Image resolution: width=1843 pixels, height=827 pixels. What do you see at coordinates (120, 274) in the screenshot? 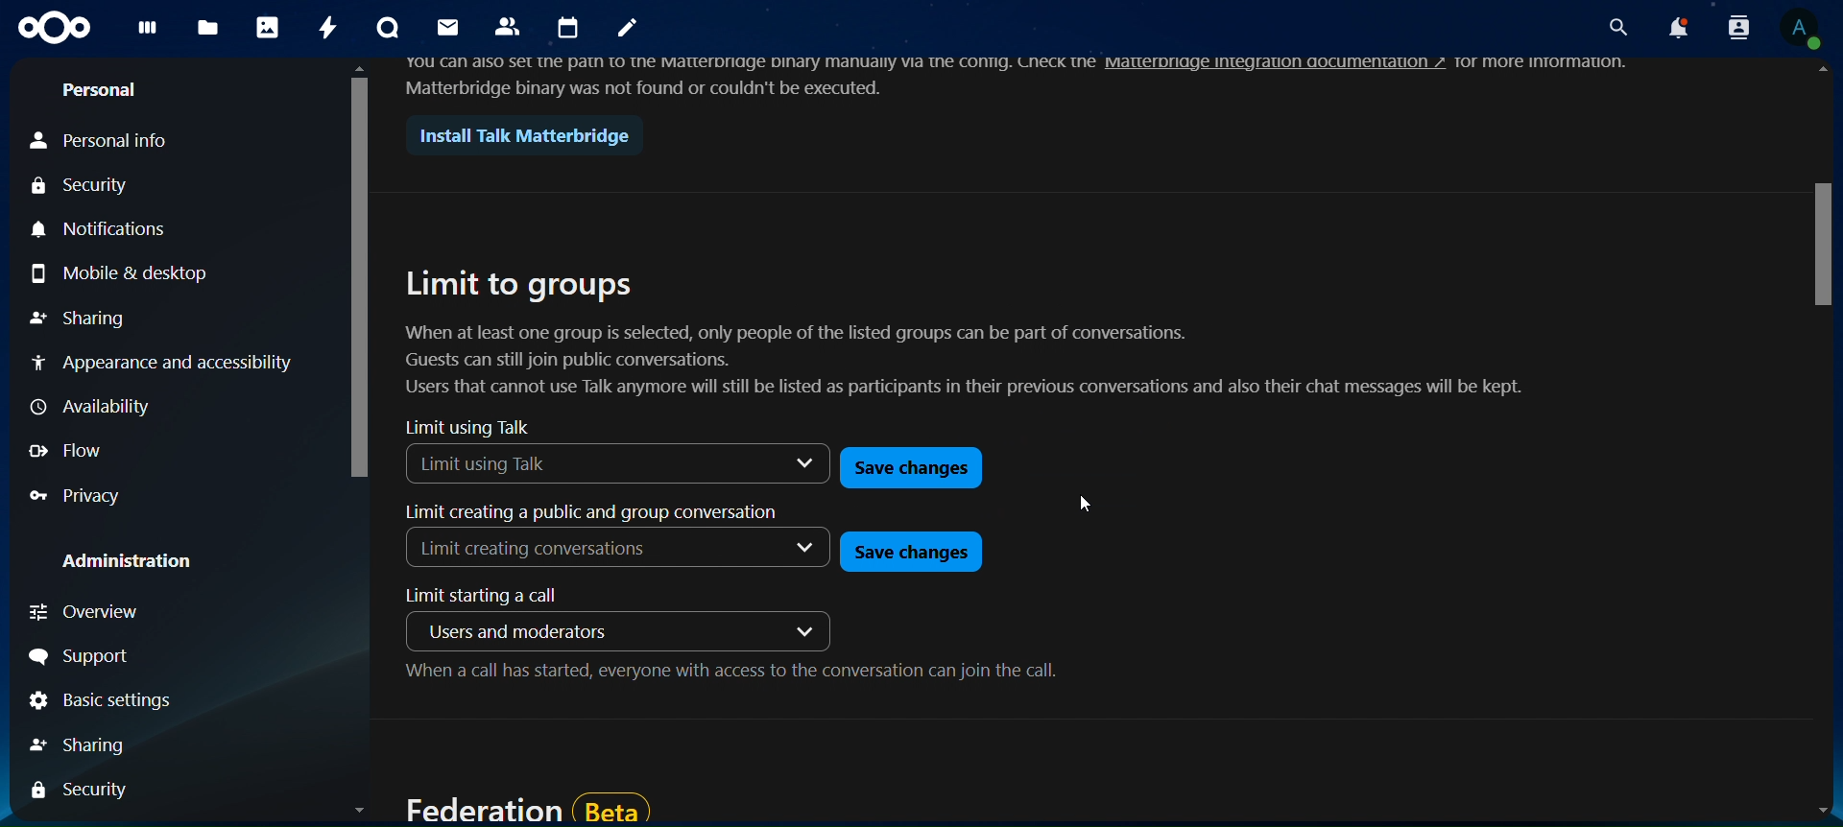
I see `mobile & desktop` at bounding box center [120, 274].